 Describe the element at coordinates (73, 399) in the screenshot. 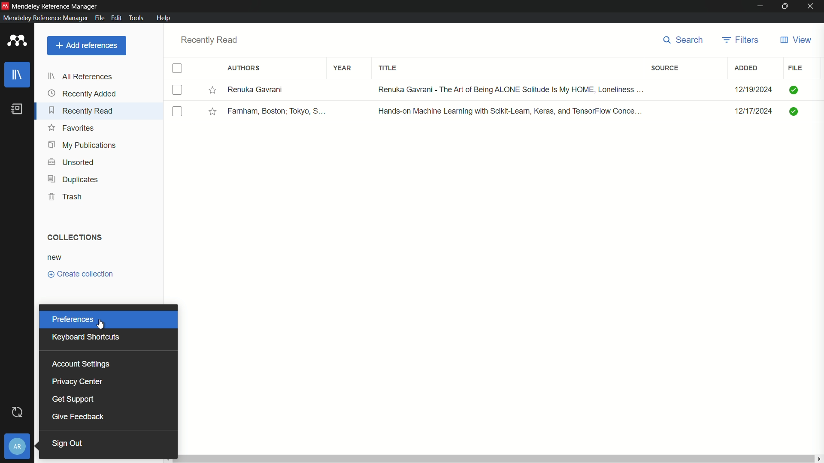

I see `get support` at that location.